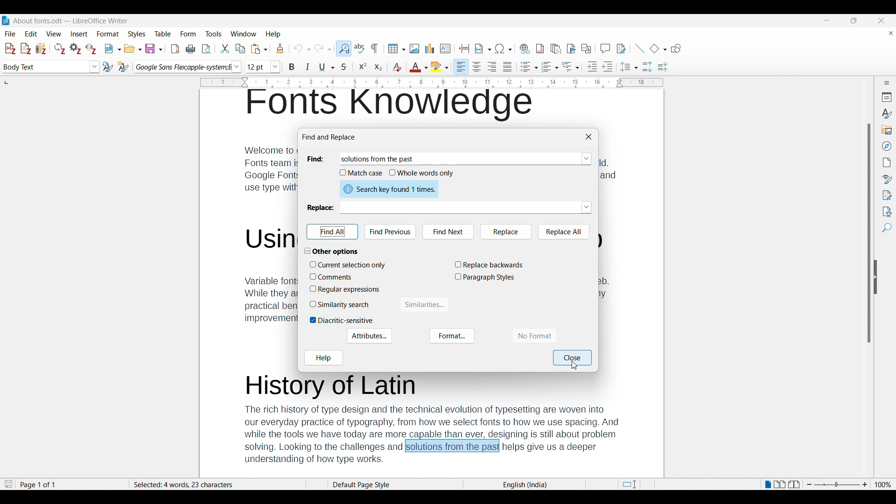  Describe the element at coordinates (837, 485) in the screenshot. I see `Zoom in/out slider` at that location.